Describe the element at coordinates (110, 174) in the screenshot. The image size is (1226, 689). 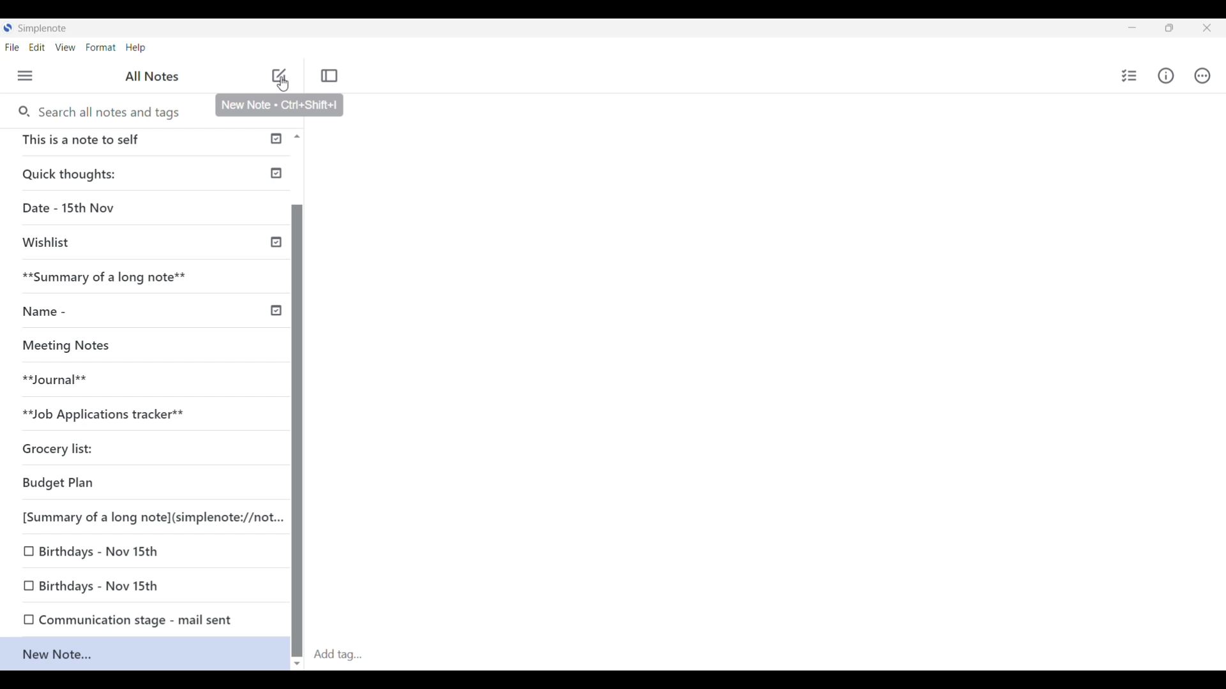
I see `Quick thoughts` at that location.